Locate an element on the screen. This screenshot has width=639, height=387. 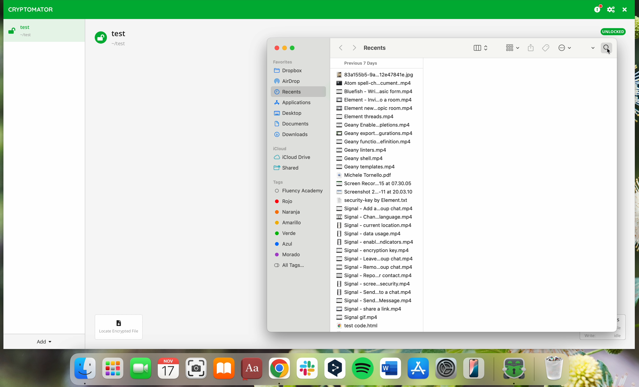
minimize is located at coordinates (284, 48).